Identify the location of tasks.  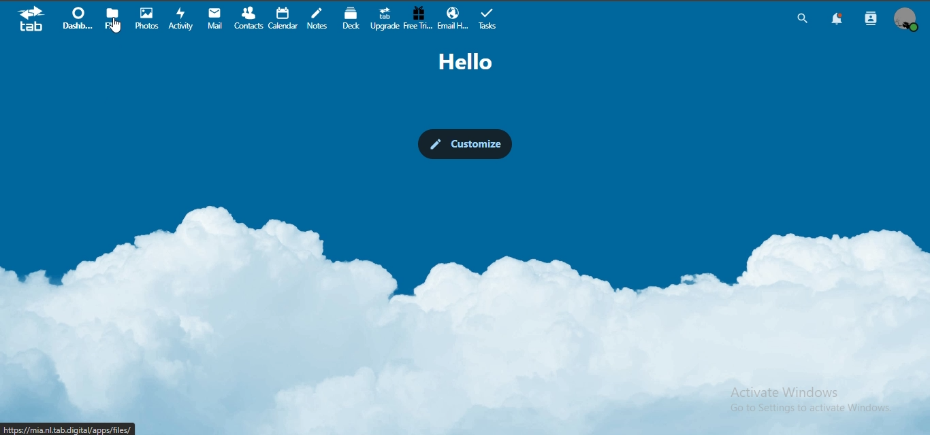
(490, 18).